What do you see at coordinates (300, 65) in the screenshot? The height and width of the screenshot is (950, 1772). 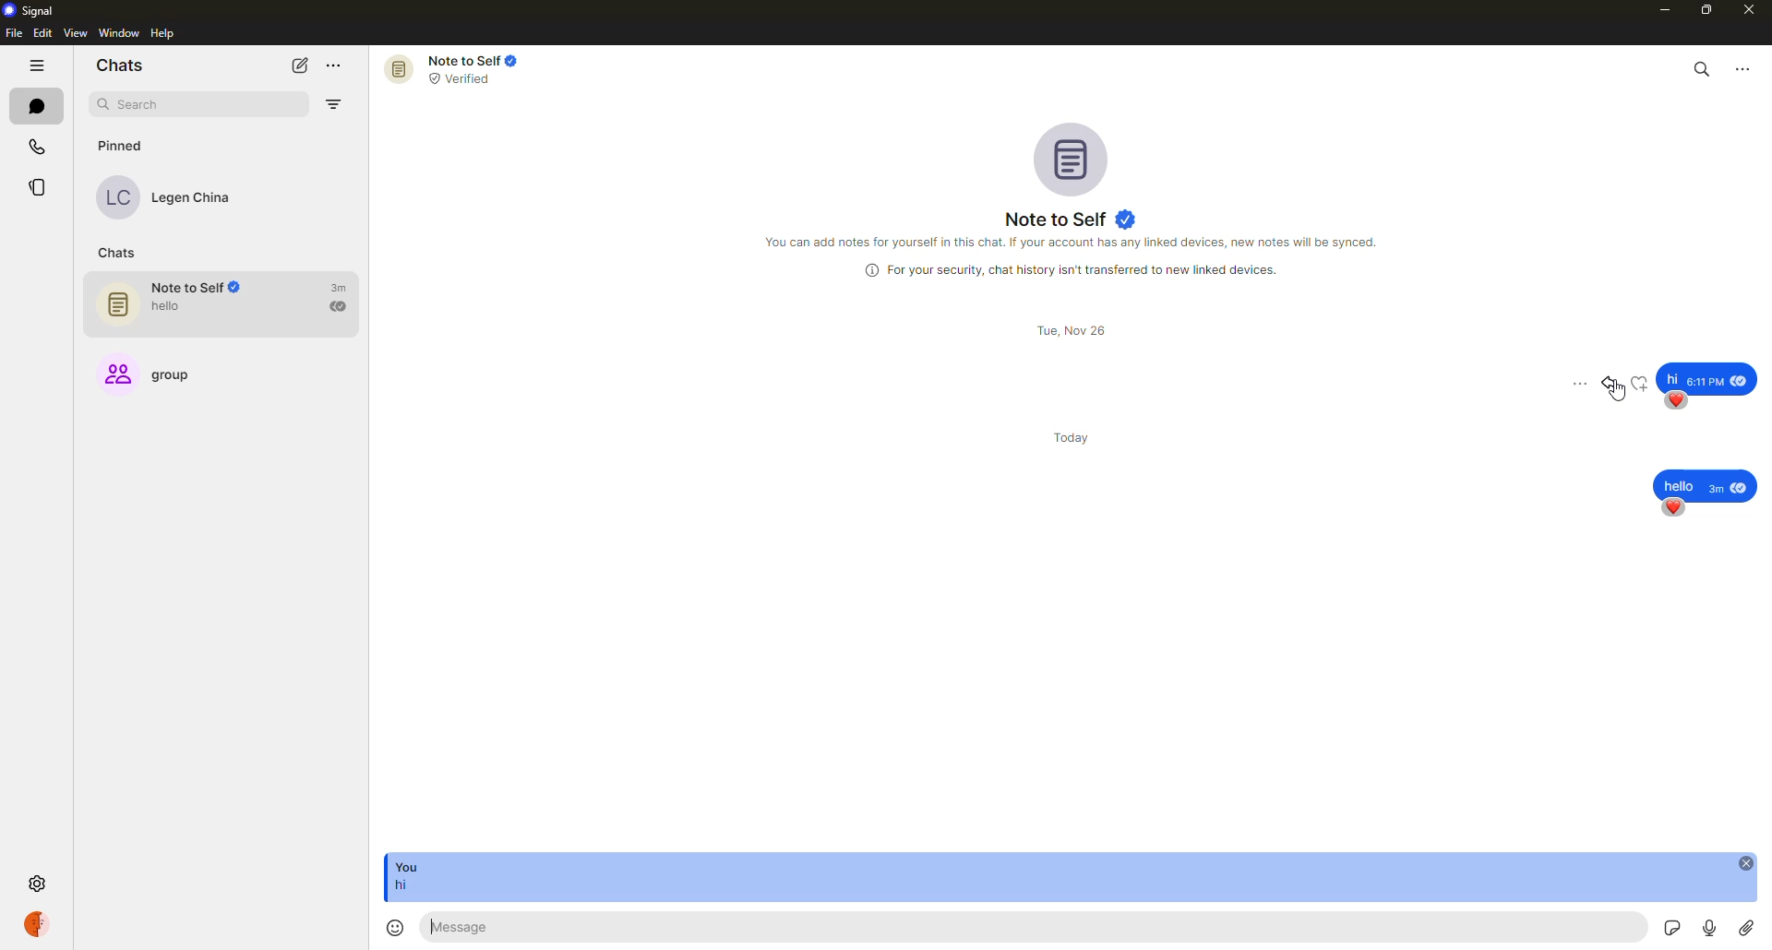 I see `new chat` at bounding box center [300, 65].